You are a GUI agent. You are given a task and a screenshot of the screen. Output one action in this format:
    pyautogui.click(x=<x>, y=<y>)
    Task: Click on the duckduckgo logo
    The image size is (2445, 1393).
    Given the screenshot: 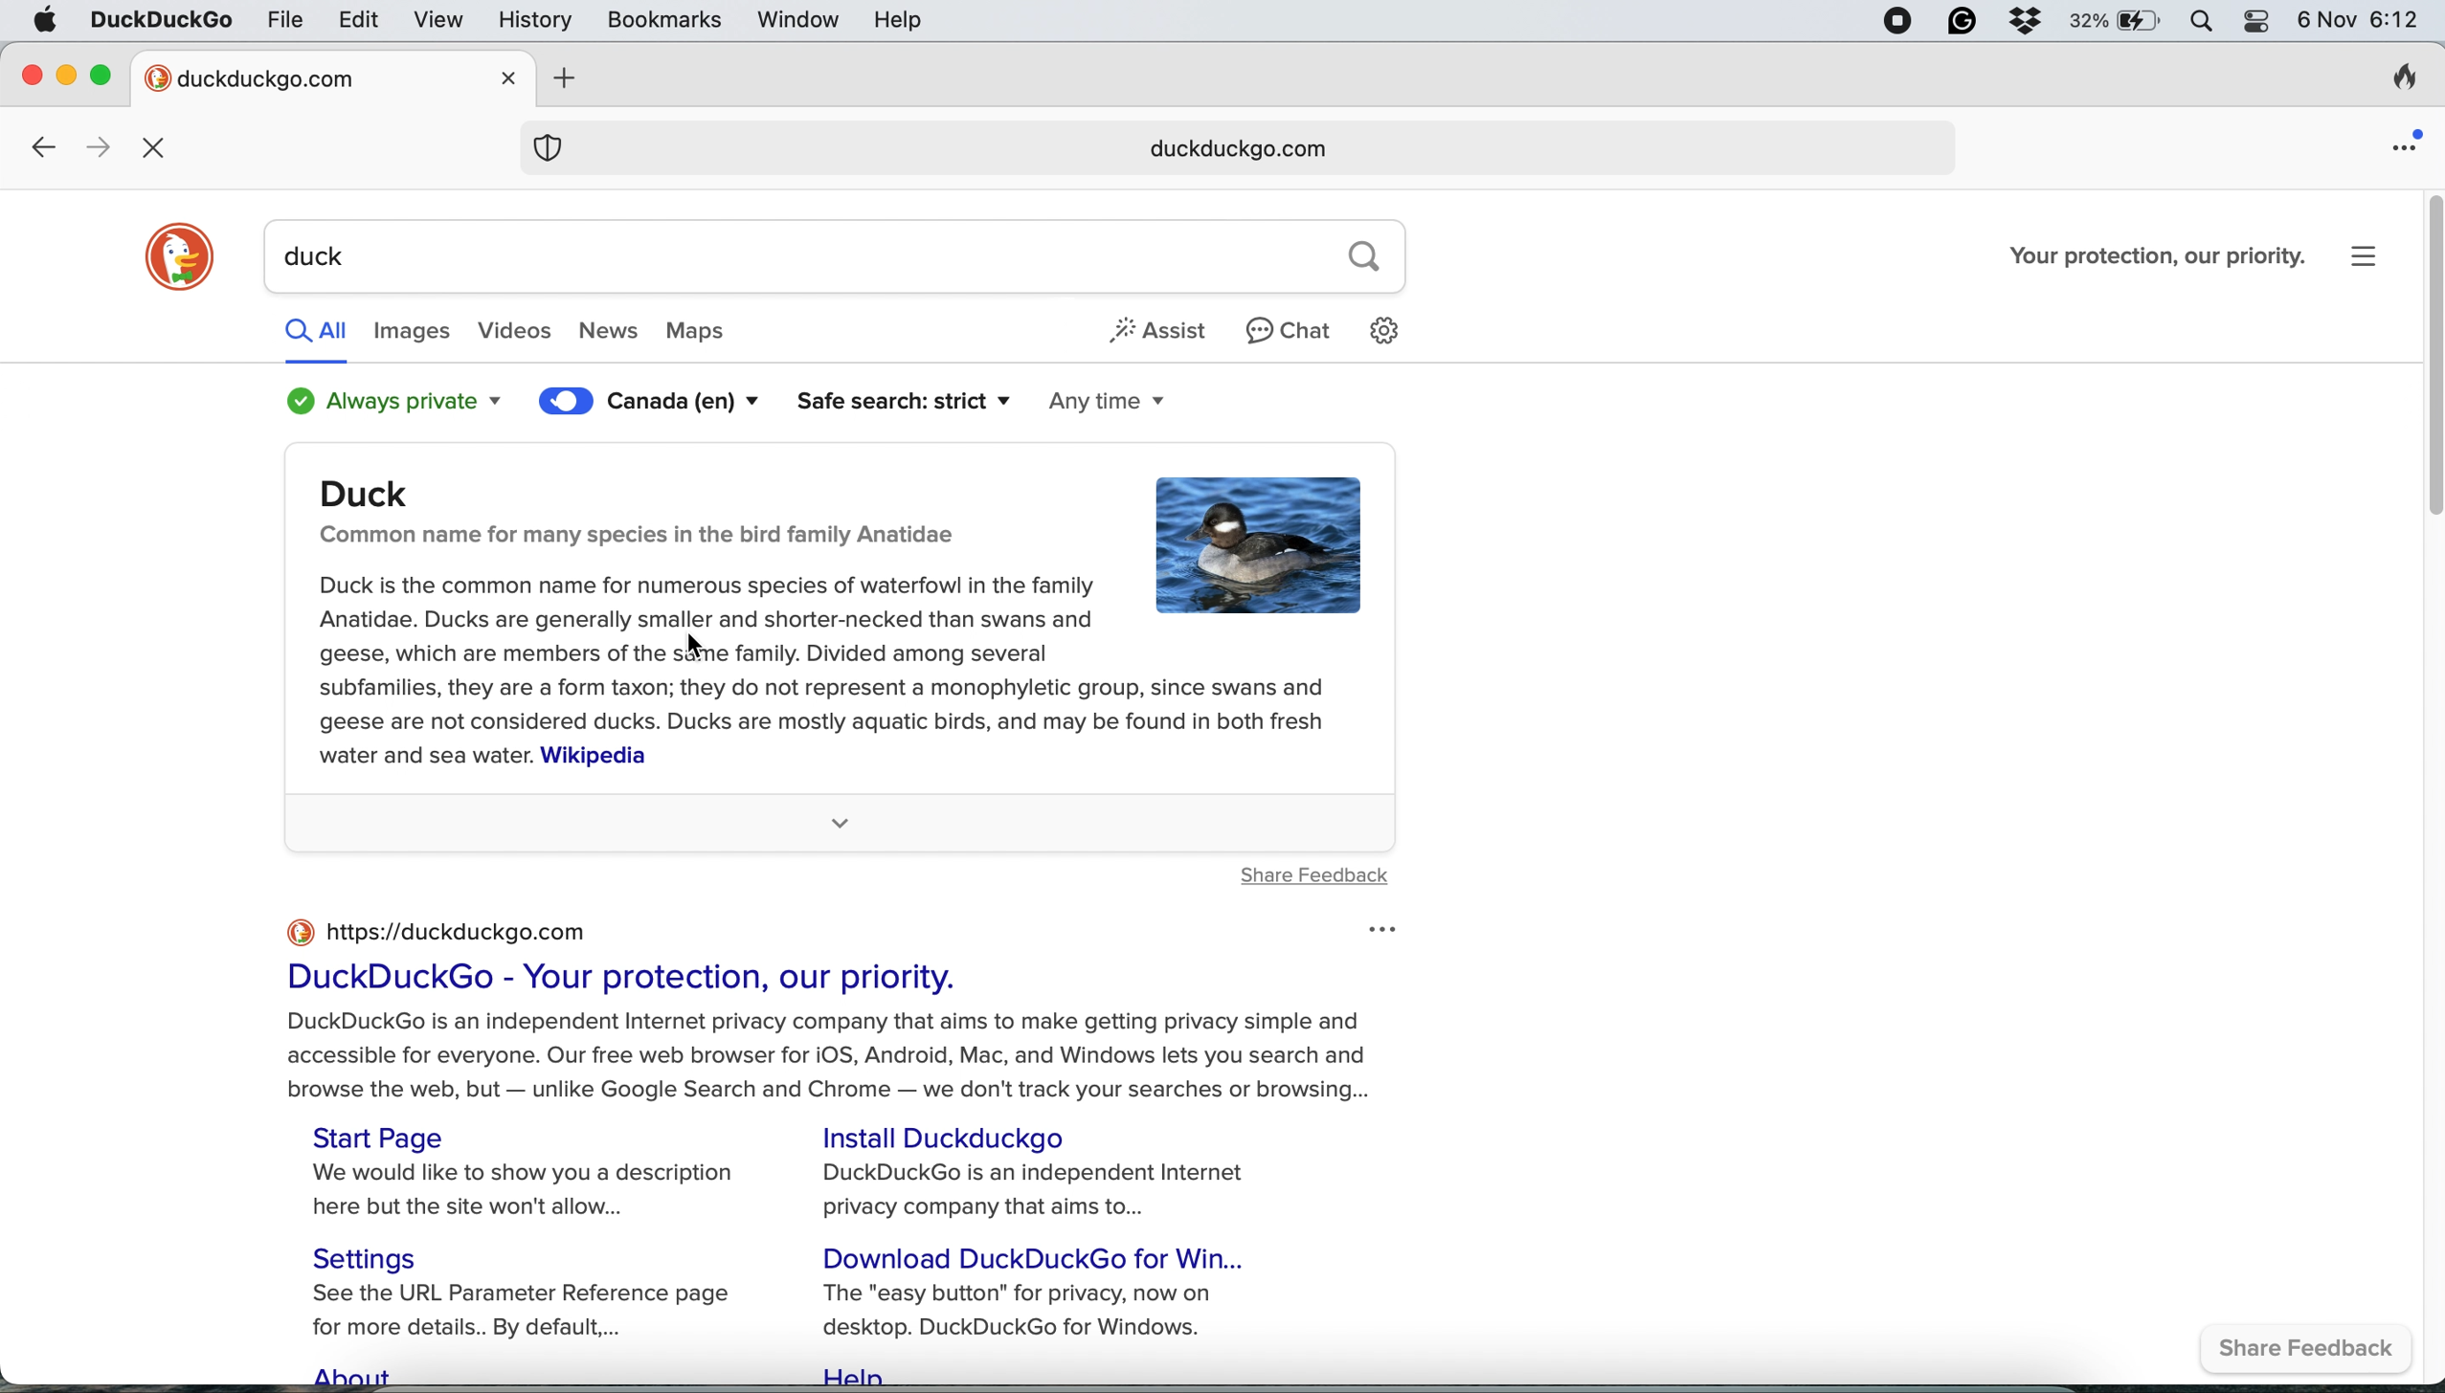 What is the action you would take?
    pyautogui.click(x=179, y=259)
    